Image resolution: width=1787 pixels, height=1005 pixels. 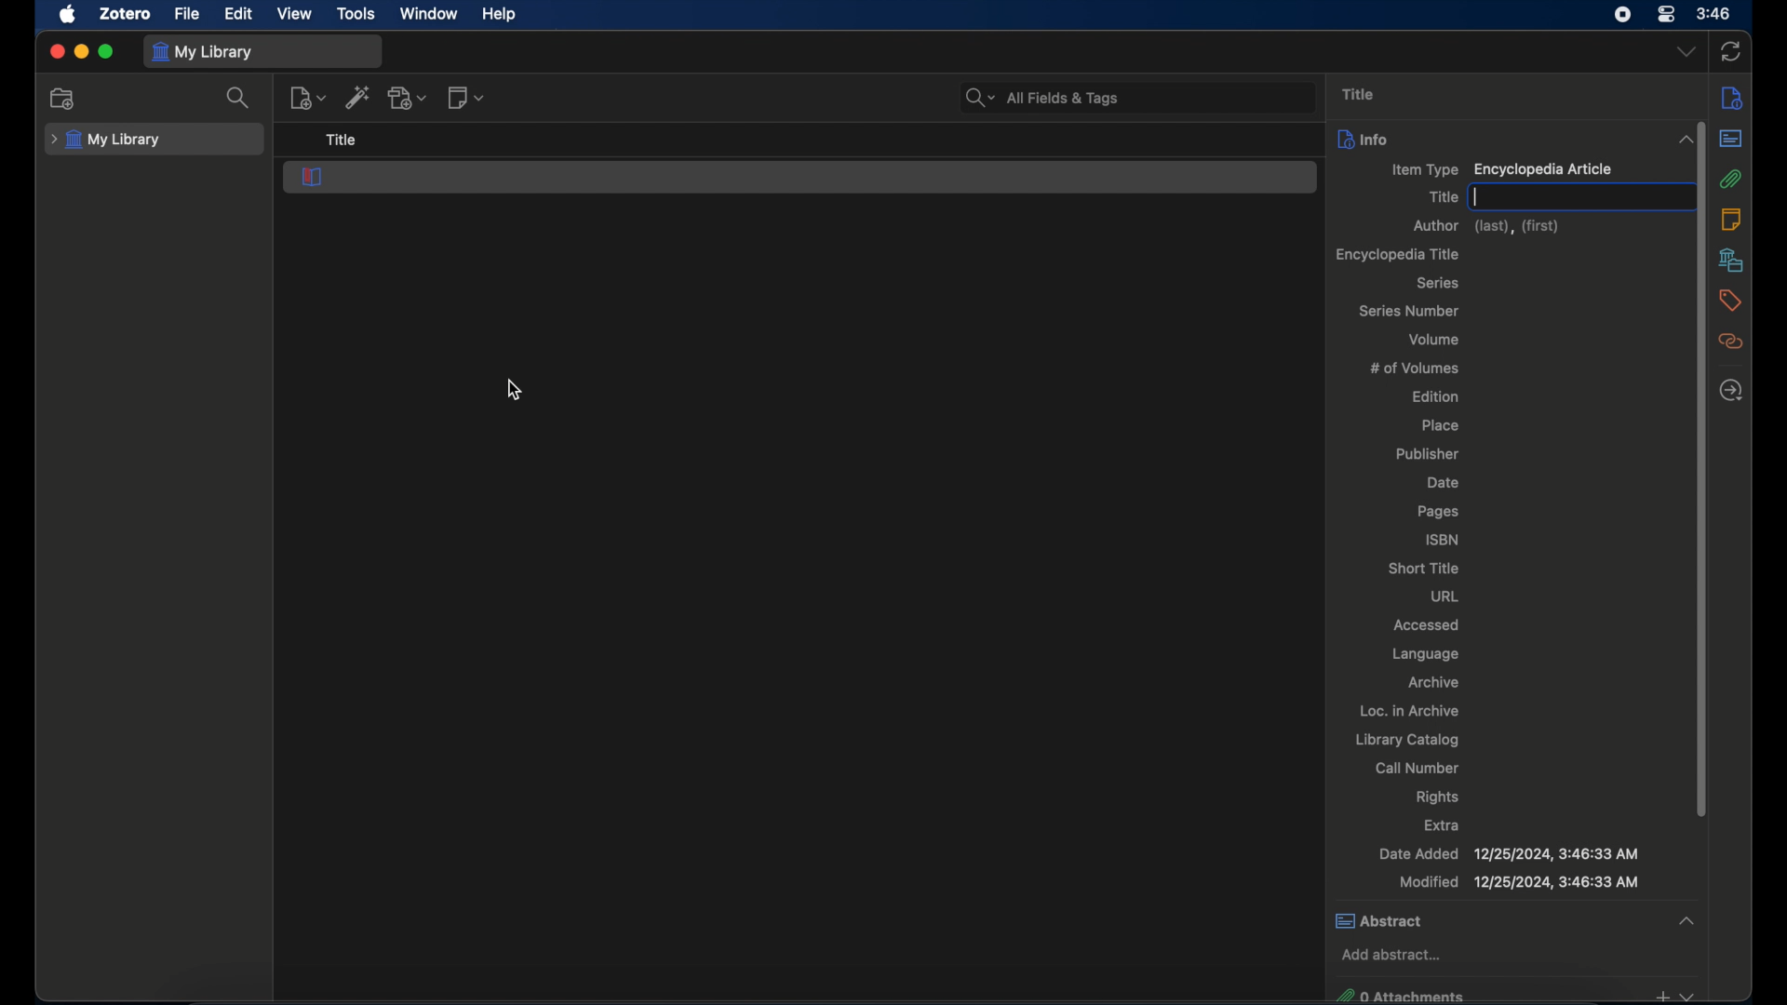 What do you see at coordinates (515, 390) in the screenshot?
I see `cursor` at bounding box center [515, 390].